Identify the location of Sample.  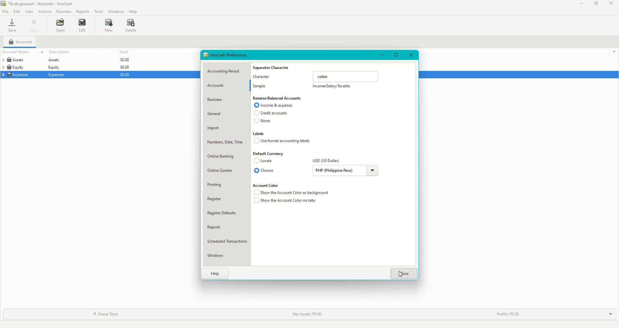
(260, 87).